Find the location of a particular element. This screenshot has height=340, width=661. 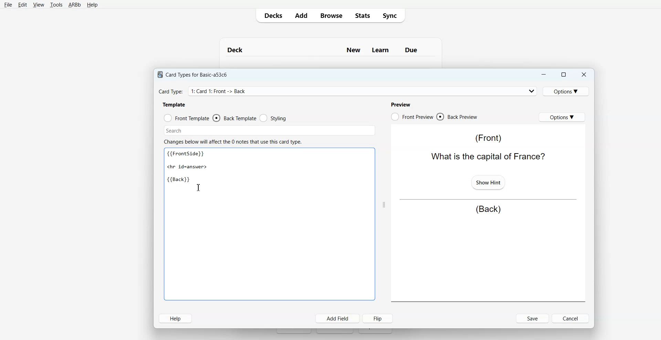

Changes below will affect the 0 notes that use this card type is located at coordinates (235, 142).